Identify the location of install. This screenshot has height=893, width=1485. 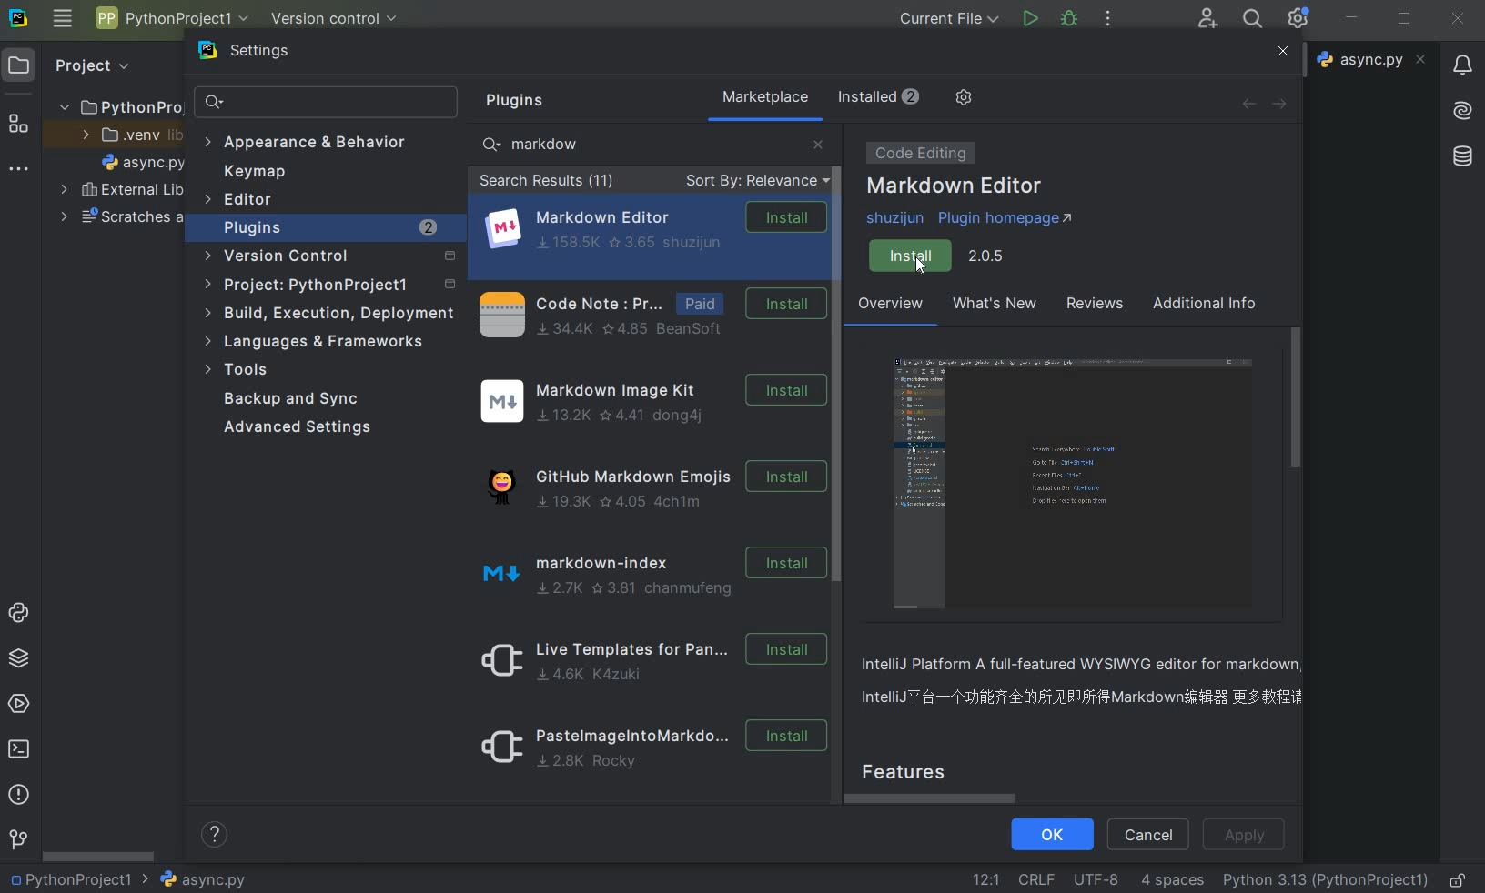
(944, 256).